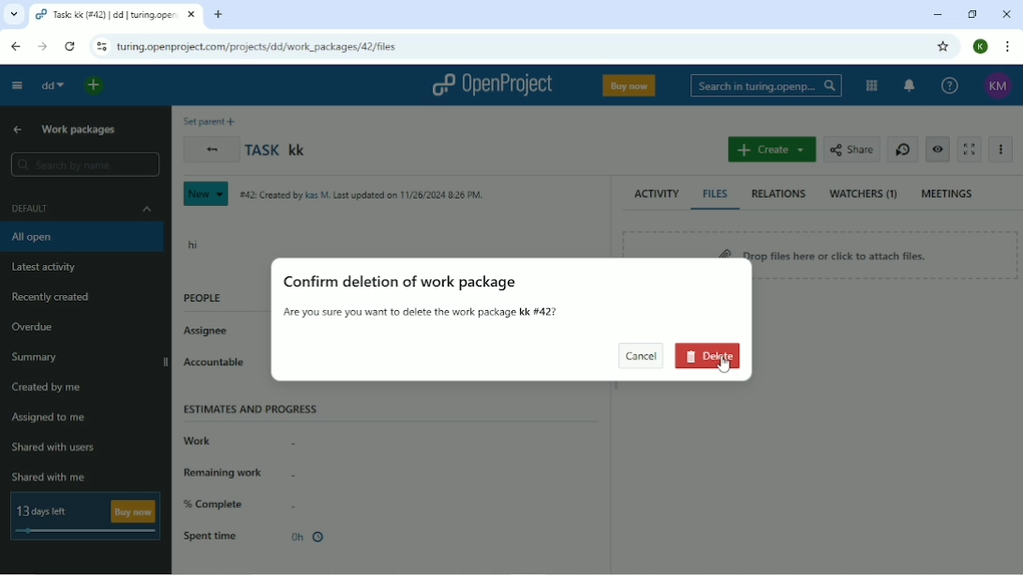  What do you see at coordinates (219, 16) in the screenshot?
I see `New tab` at bounding box center [219, 16].